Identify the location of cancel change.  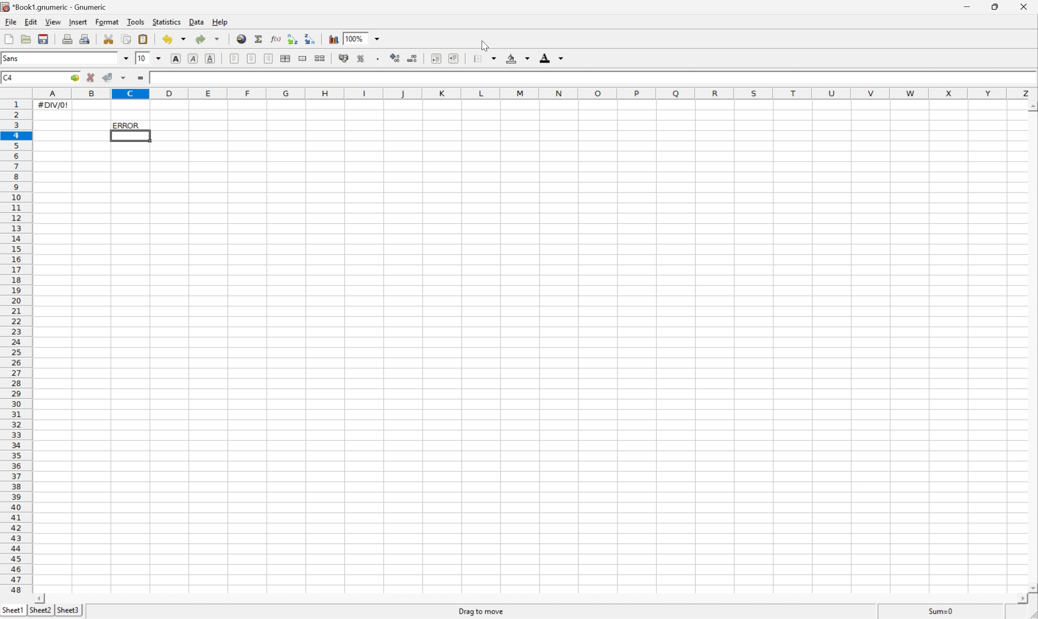
(91, 78).